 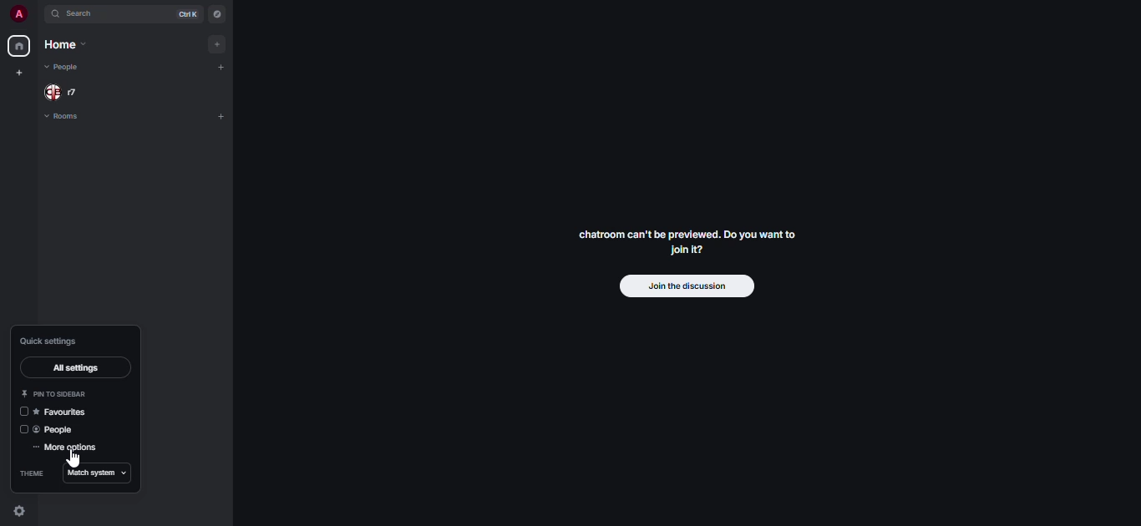 I want to click on people, so click(x=74, y=91).